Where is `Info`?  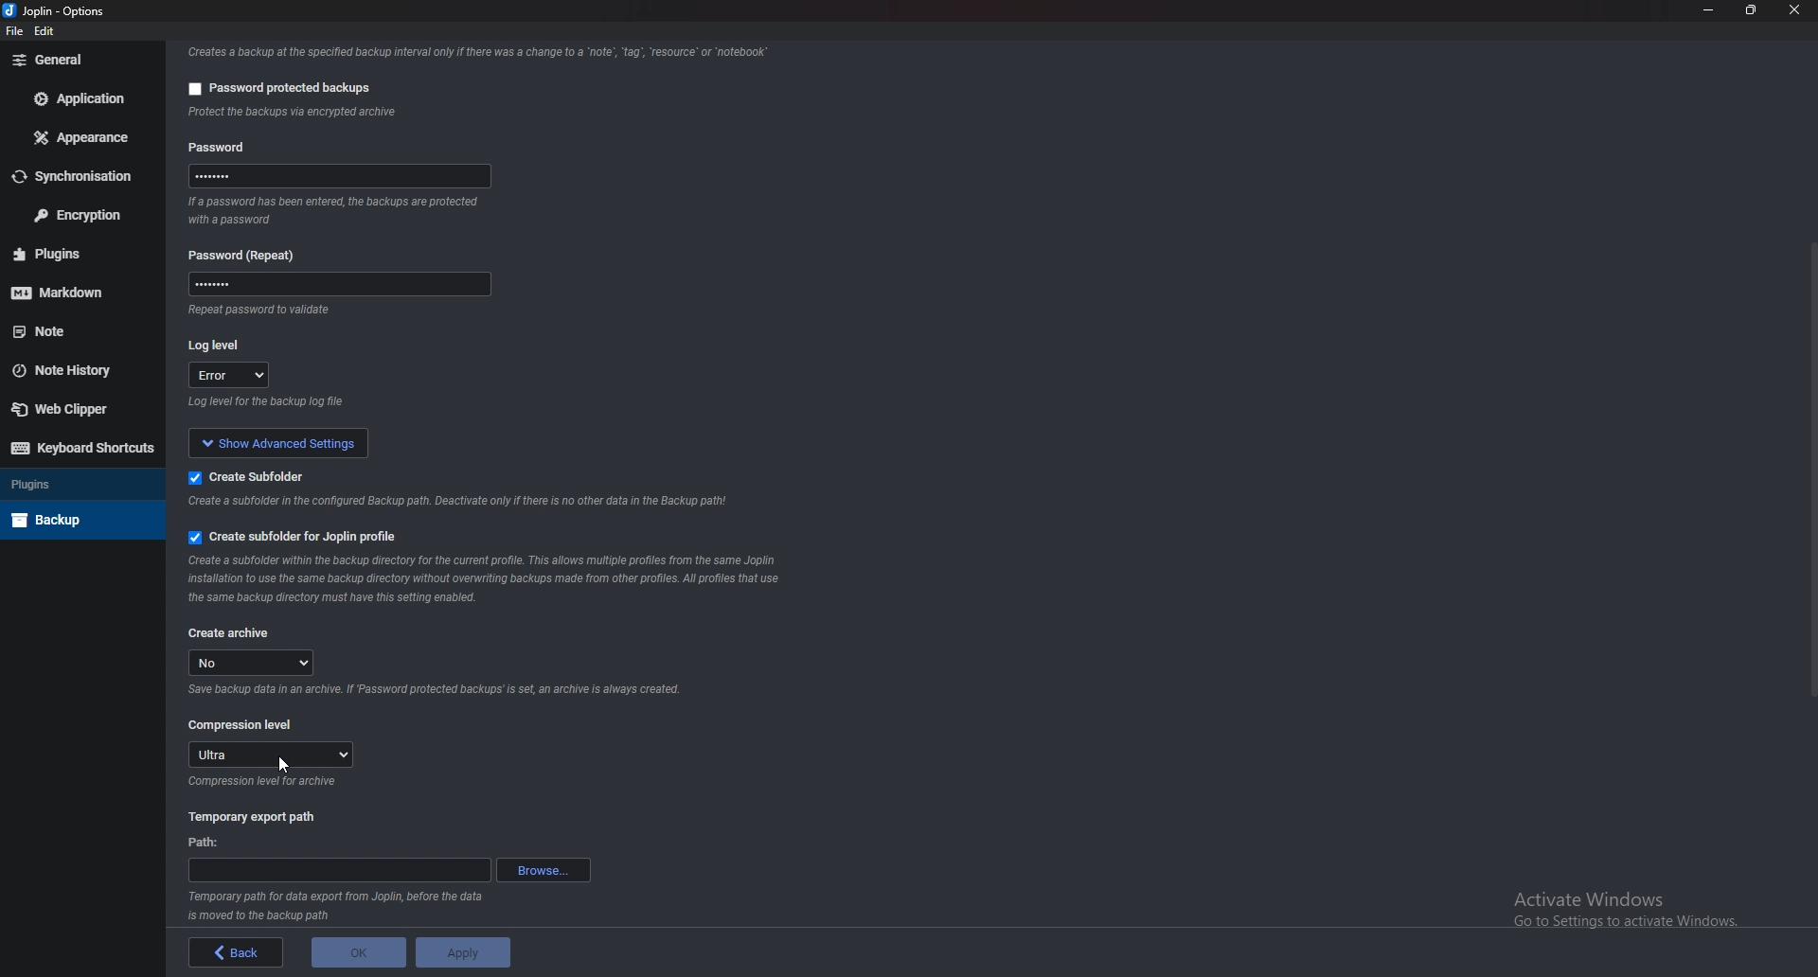 Info is located at coordinates (433, 693).